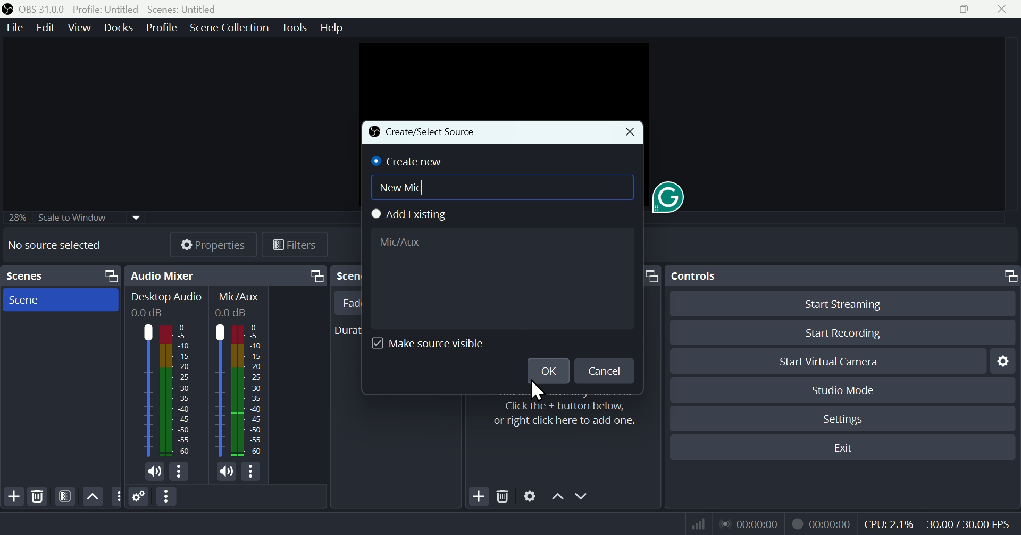 The width and height of the screenshot is (1021, 535). I want to click on OK, so click(546, 370).